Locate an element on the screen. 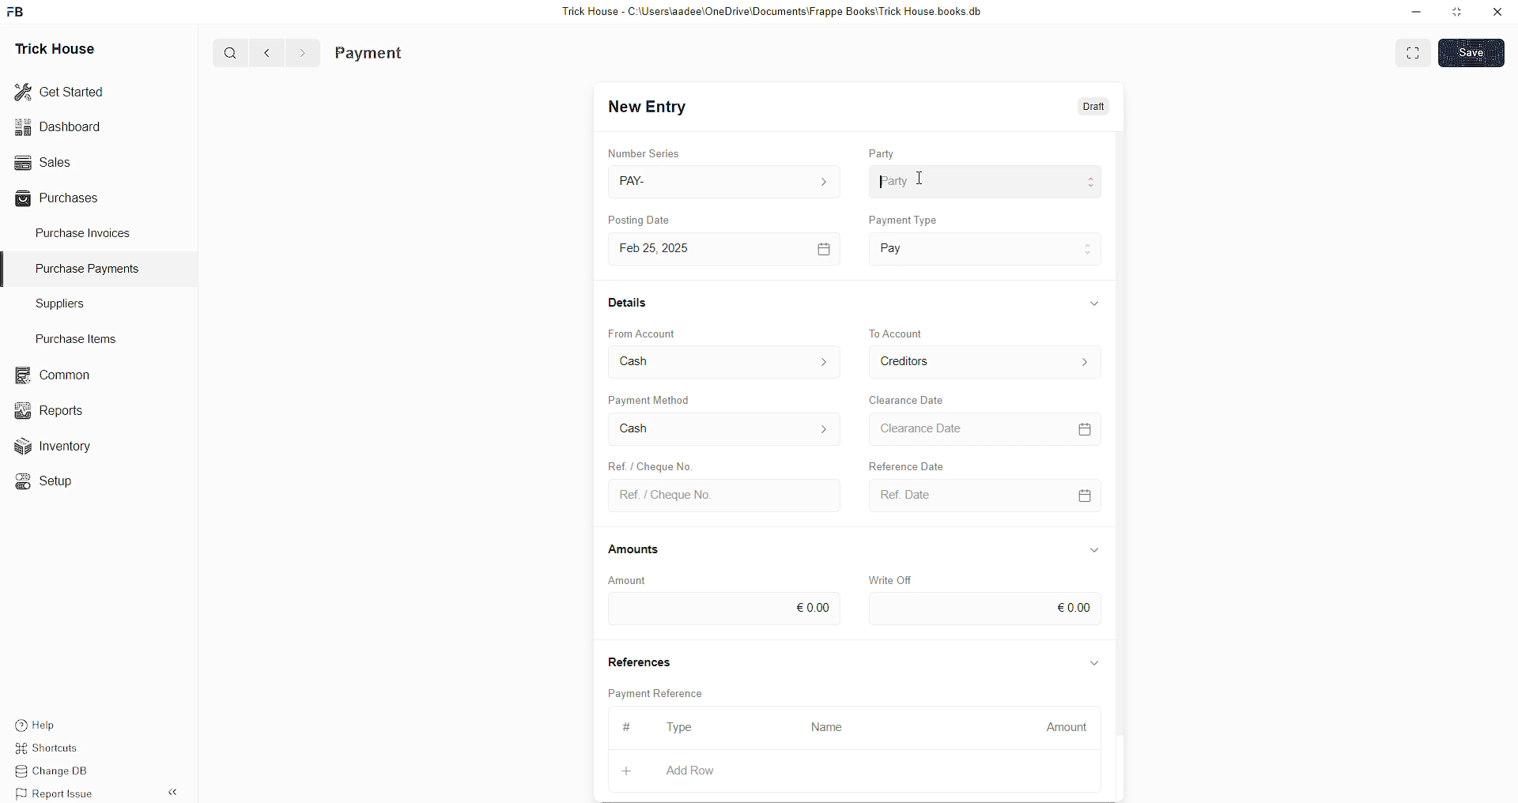 The image size is (1518, 803). Trick House is located at coordinates (50, 47).